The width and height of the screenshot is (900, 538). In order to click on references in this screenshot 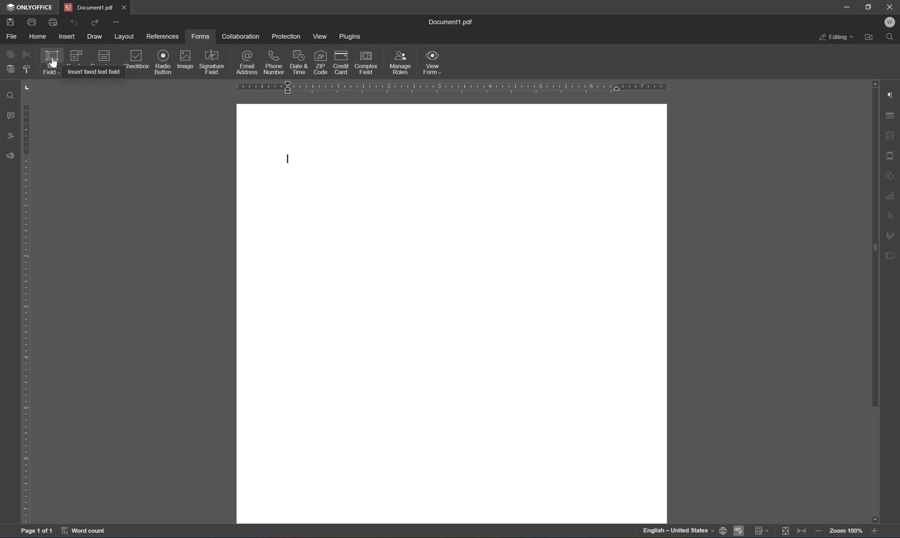, I will do `click(163, 37)`.